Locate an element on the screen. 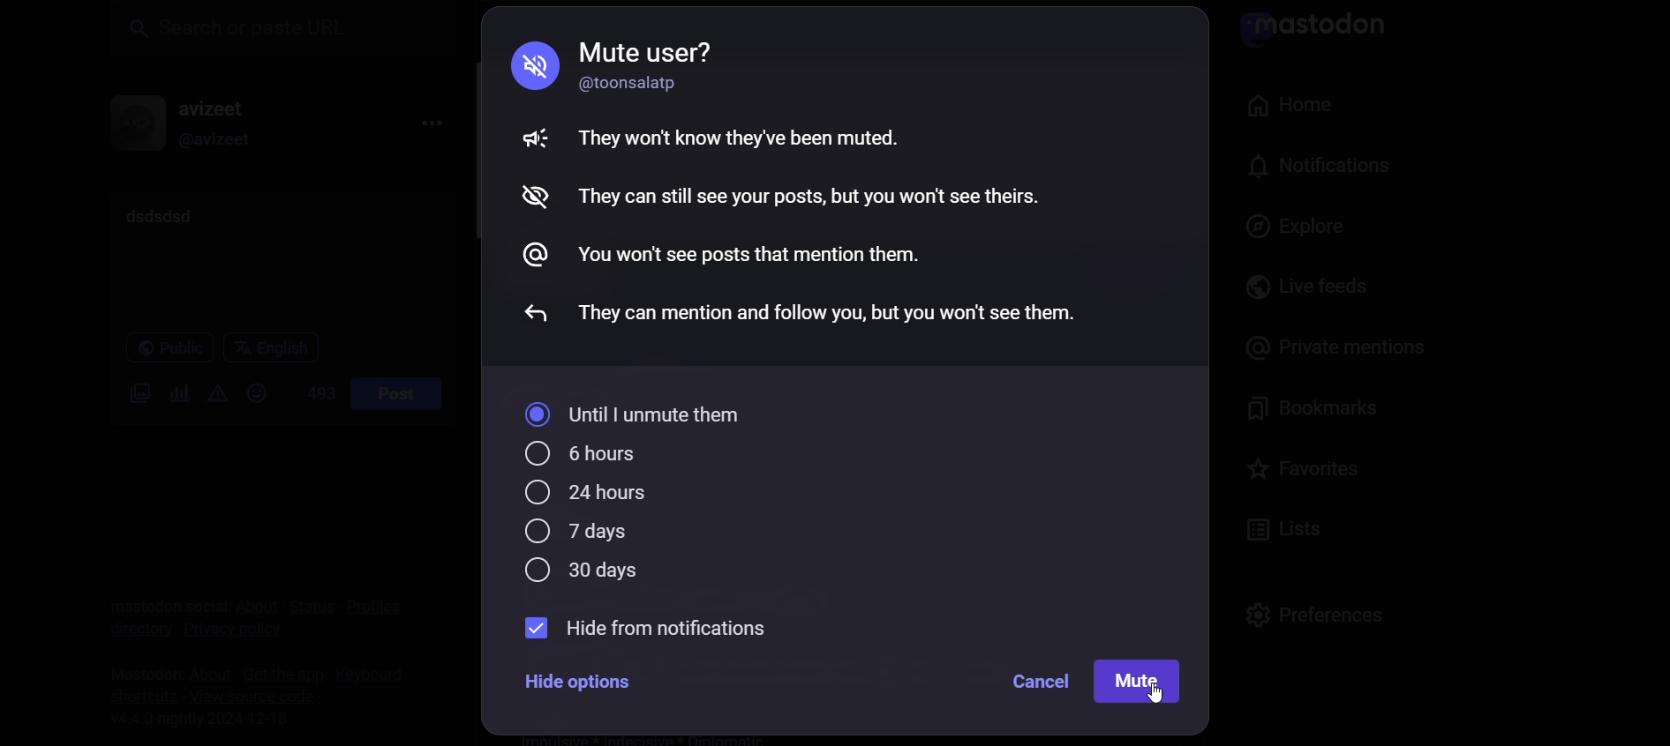  24 hours is located at coordinates (582, 495).